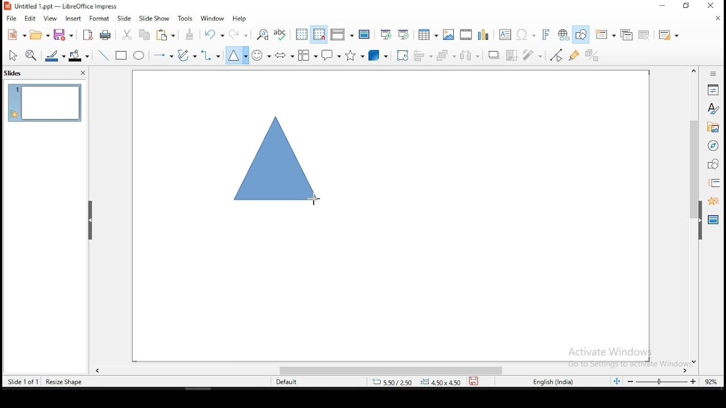 This screenshot has height=408, width=726. I want to click on curves and polygons, so click(187, 56).